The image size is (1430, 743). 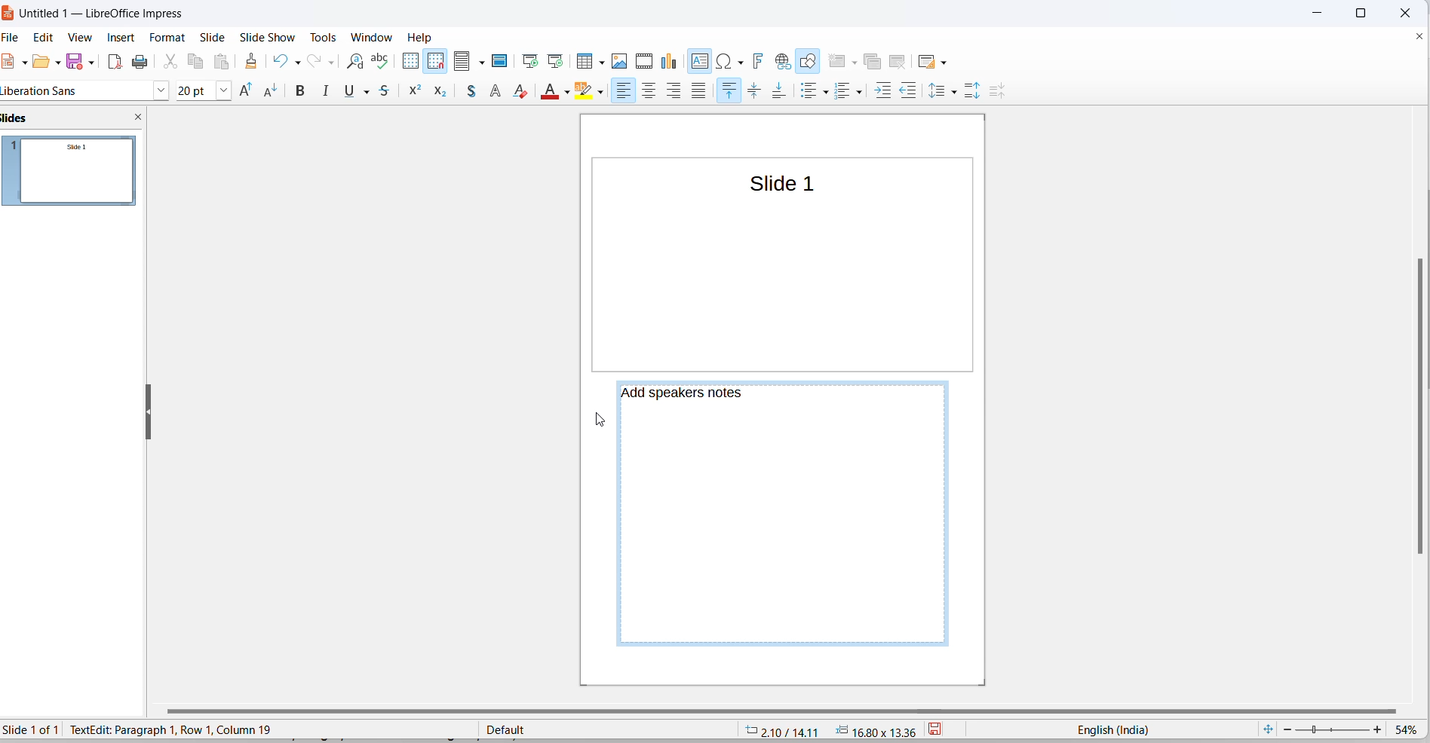 I want to click on clone formatting, so click(x=253, y=61).